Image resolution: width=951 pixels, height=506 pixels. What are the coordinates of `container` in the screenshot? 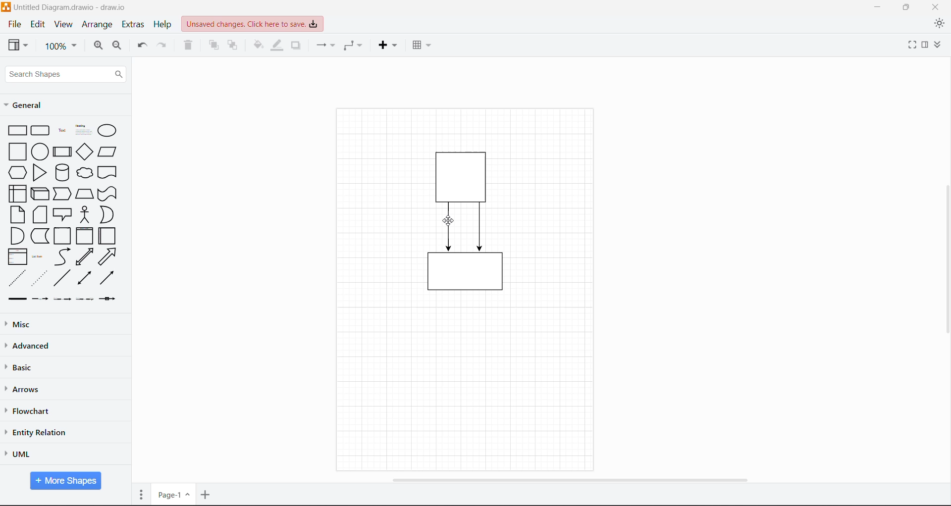 It's located at (464, 175).